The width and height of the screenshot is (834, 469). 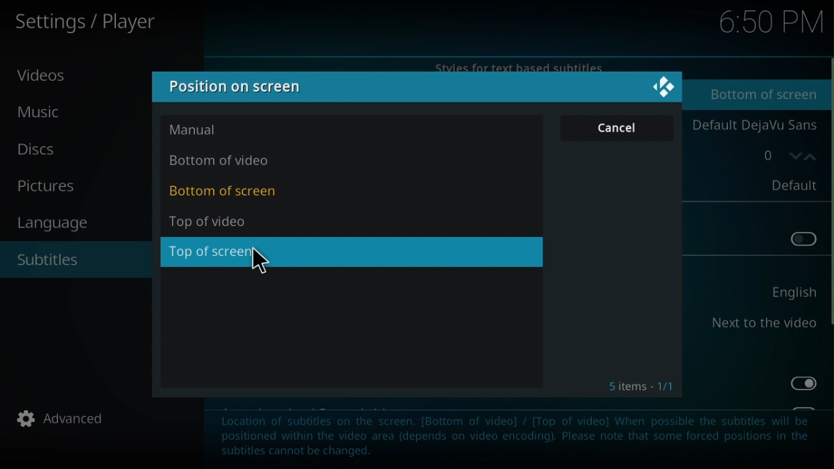 I want to click on Items, so click(x=646, y=386).